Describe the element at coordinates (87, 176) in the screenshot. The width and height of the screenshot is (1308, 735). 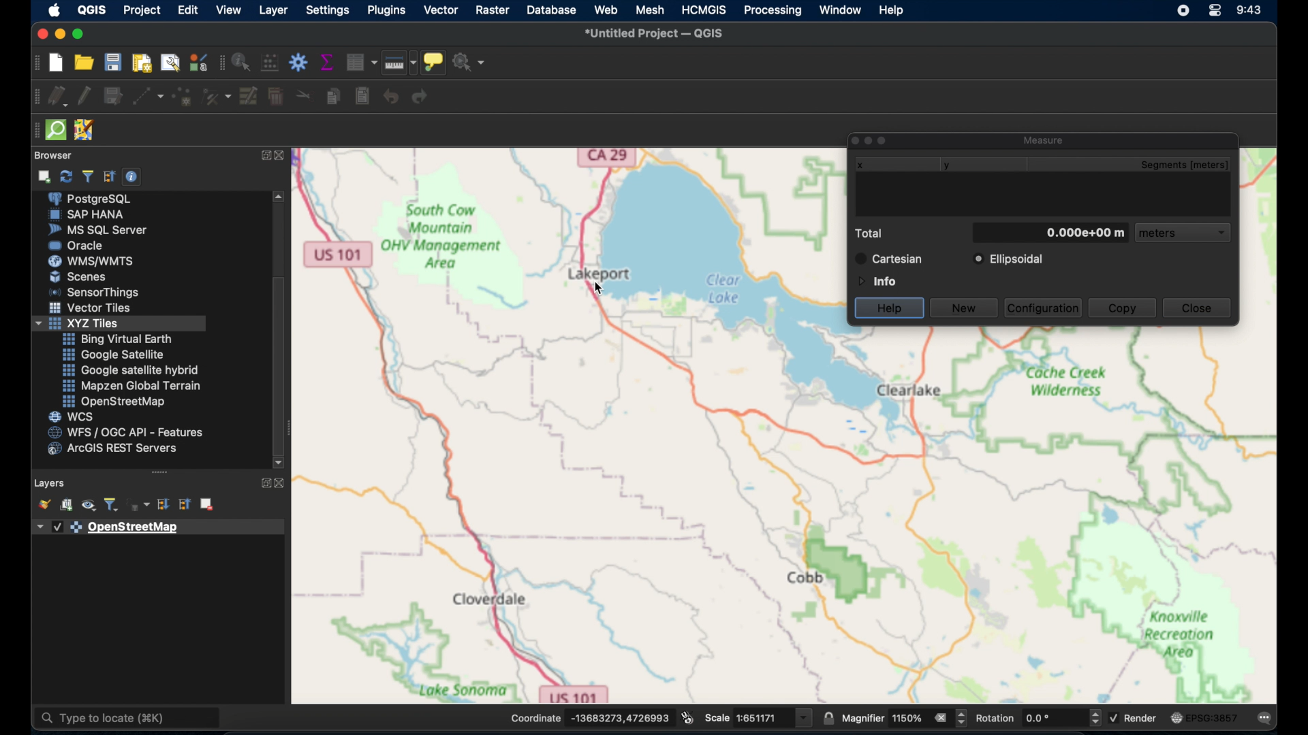
I see `filter browser` at that location.